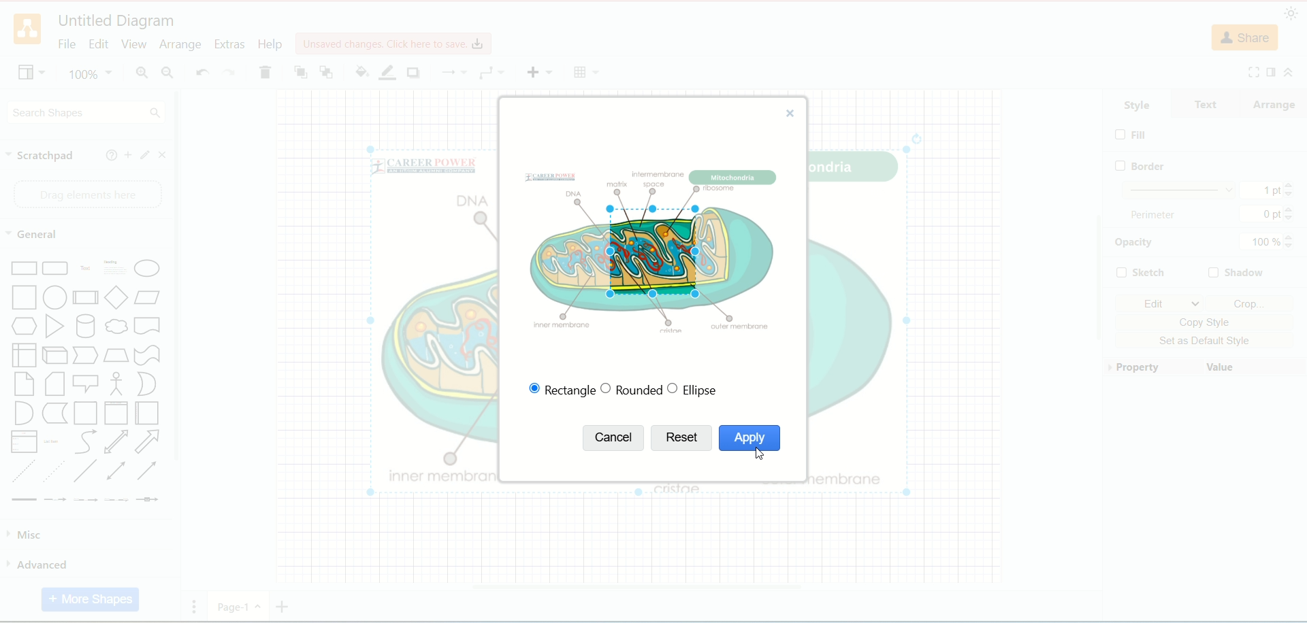 This screenshot has height=623, width=1307. What do you see at coordinates (558, 389) in the screenshot?
I see `rectangle` at bounding box center [558, 389].